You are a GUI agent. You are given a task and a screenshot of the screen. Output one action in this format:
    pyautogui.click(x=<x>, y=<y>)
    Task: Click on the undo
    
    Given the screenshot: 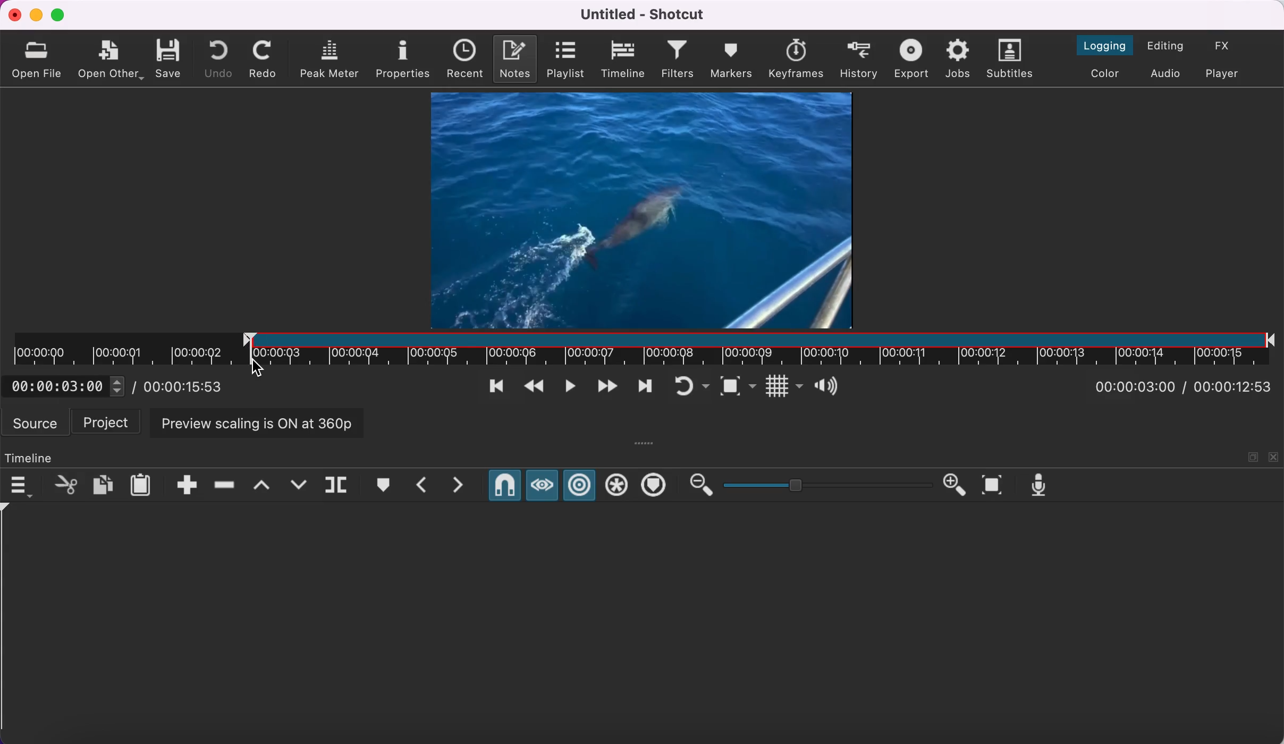 What is the action you would take?
    pyautogui.click(x=221, y=57)
    